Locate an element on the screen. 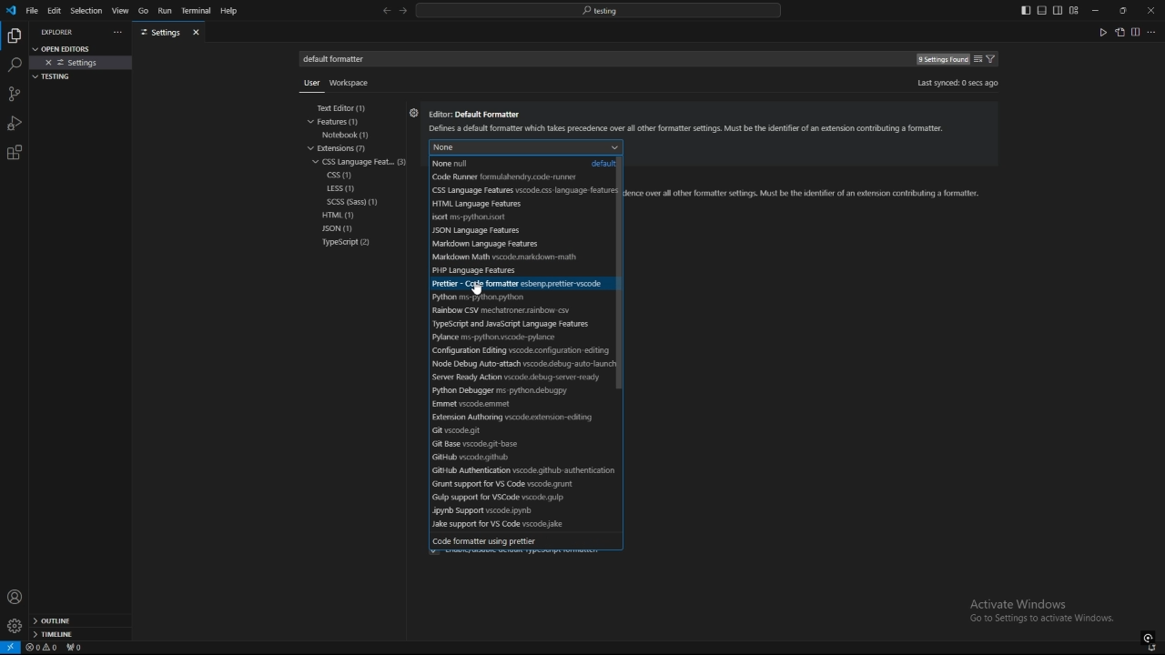 Image resolution: width=1165 pixels, height=655 pixels.  is located at coordinates (308, 86).